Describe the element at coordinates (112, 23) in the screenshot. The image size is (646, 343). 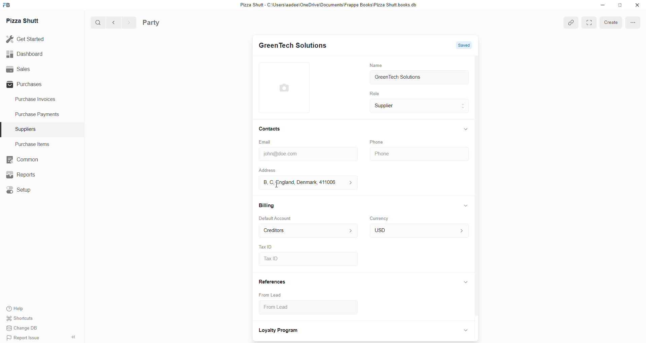
I see `previous page` at that location.